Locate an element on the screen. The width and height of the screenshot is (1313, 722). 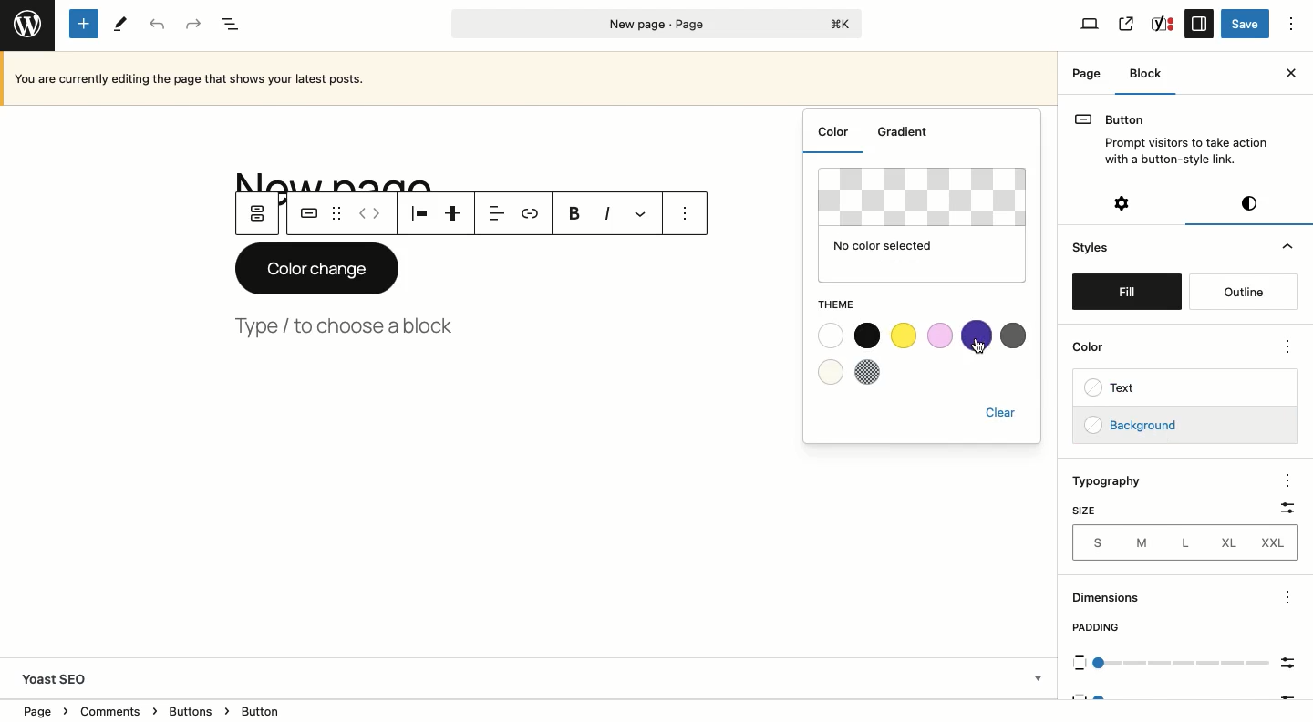
Visual editor is located at coordinates (1253, 201).